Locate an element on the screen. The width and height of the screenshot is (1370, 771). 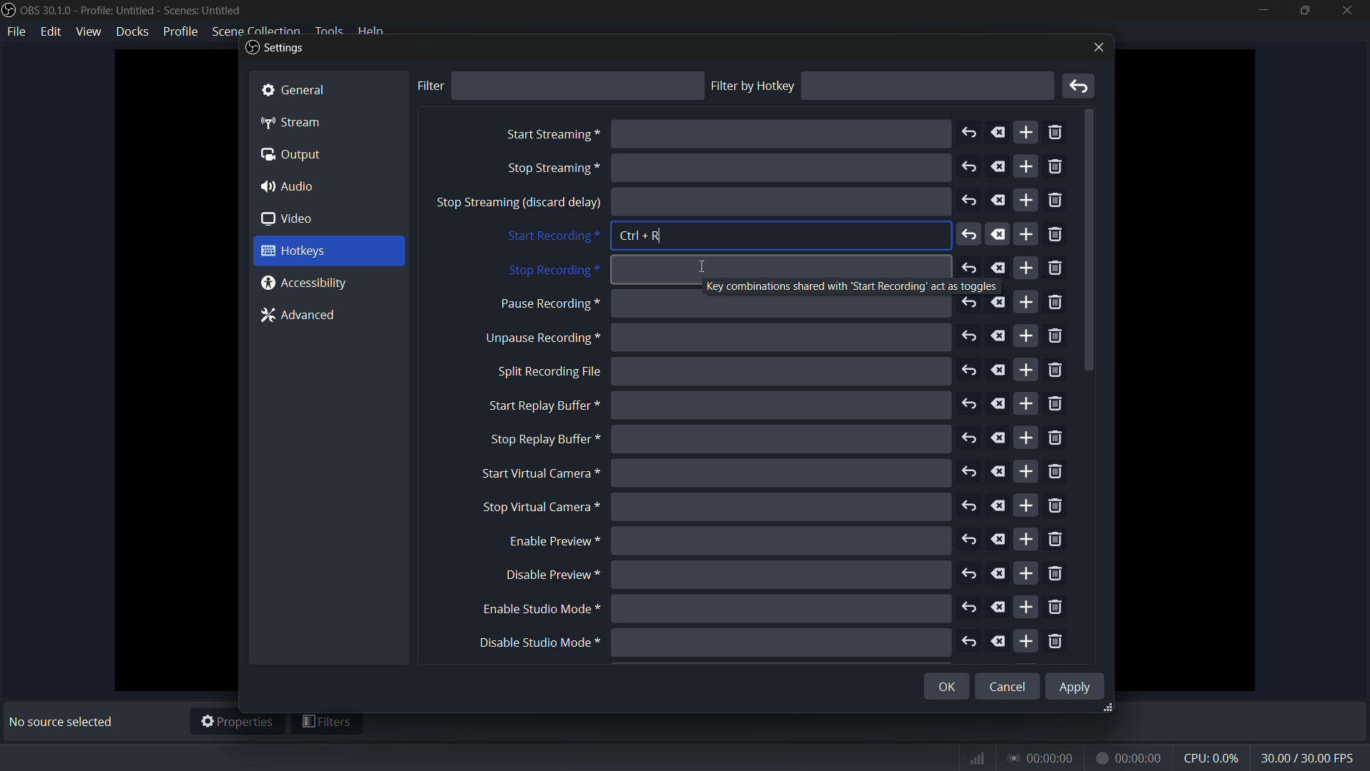
edit menu is located at coordinates (53, 31).